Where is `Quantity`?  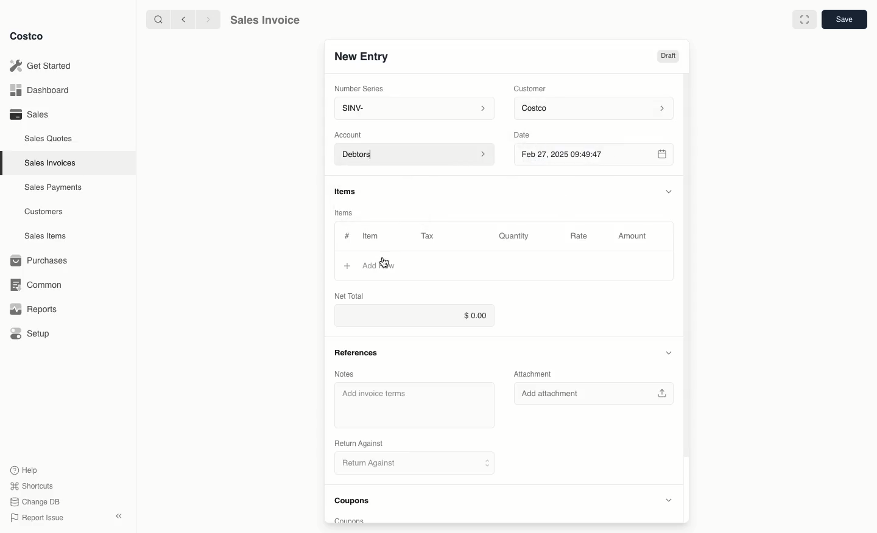
Quantity is located at coordinates (515, 236).